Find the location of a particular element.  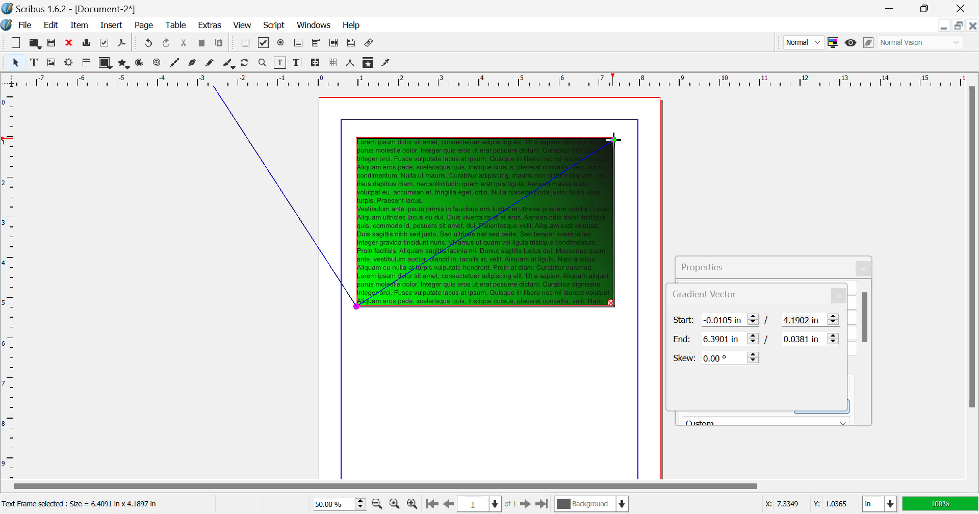

Black is located at coordinates (767, 419).